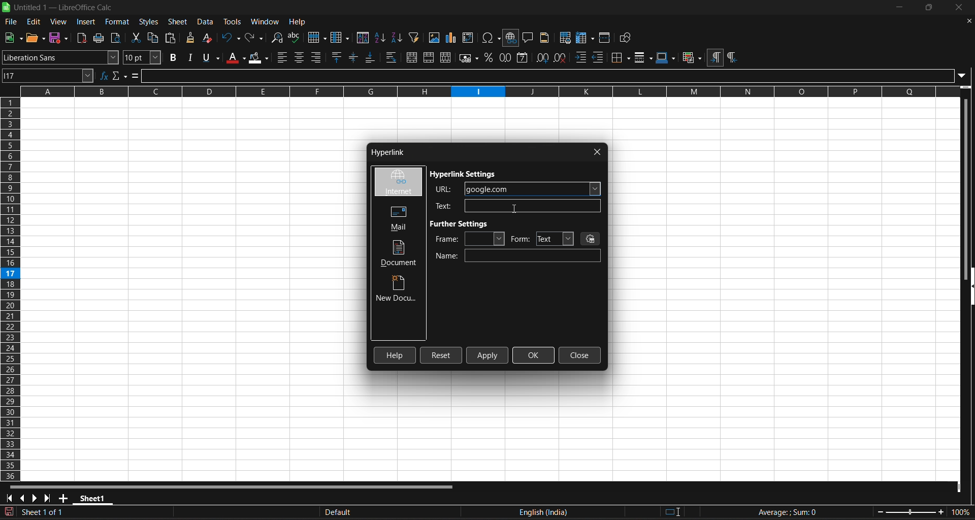  Describe the element at coordinates (207, 22) in the screenshot. I see `data` at that location.